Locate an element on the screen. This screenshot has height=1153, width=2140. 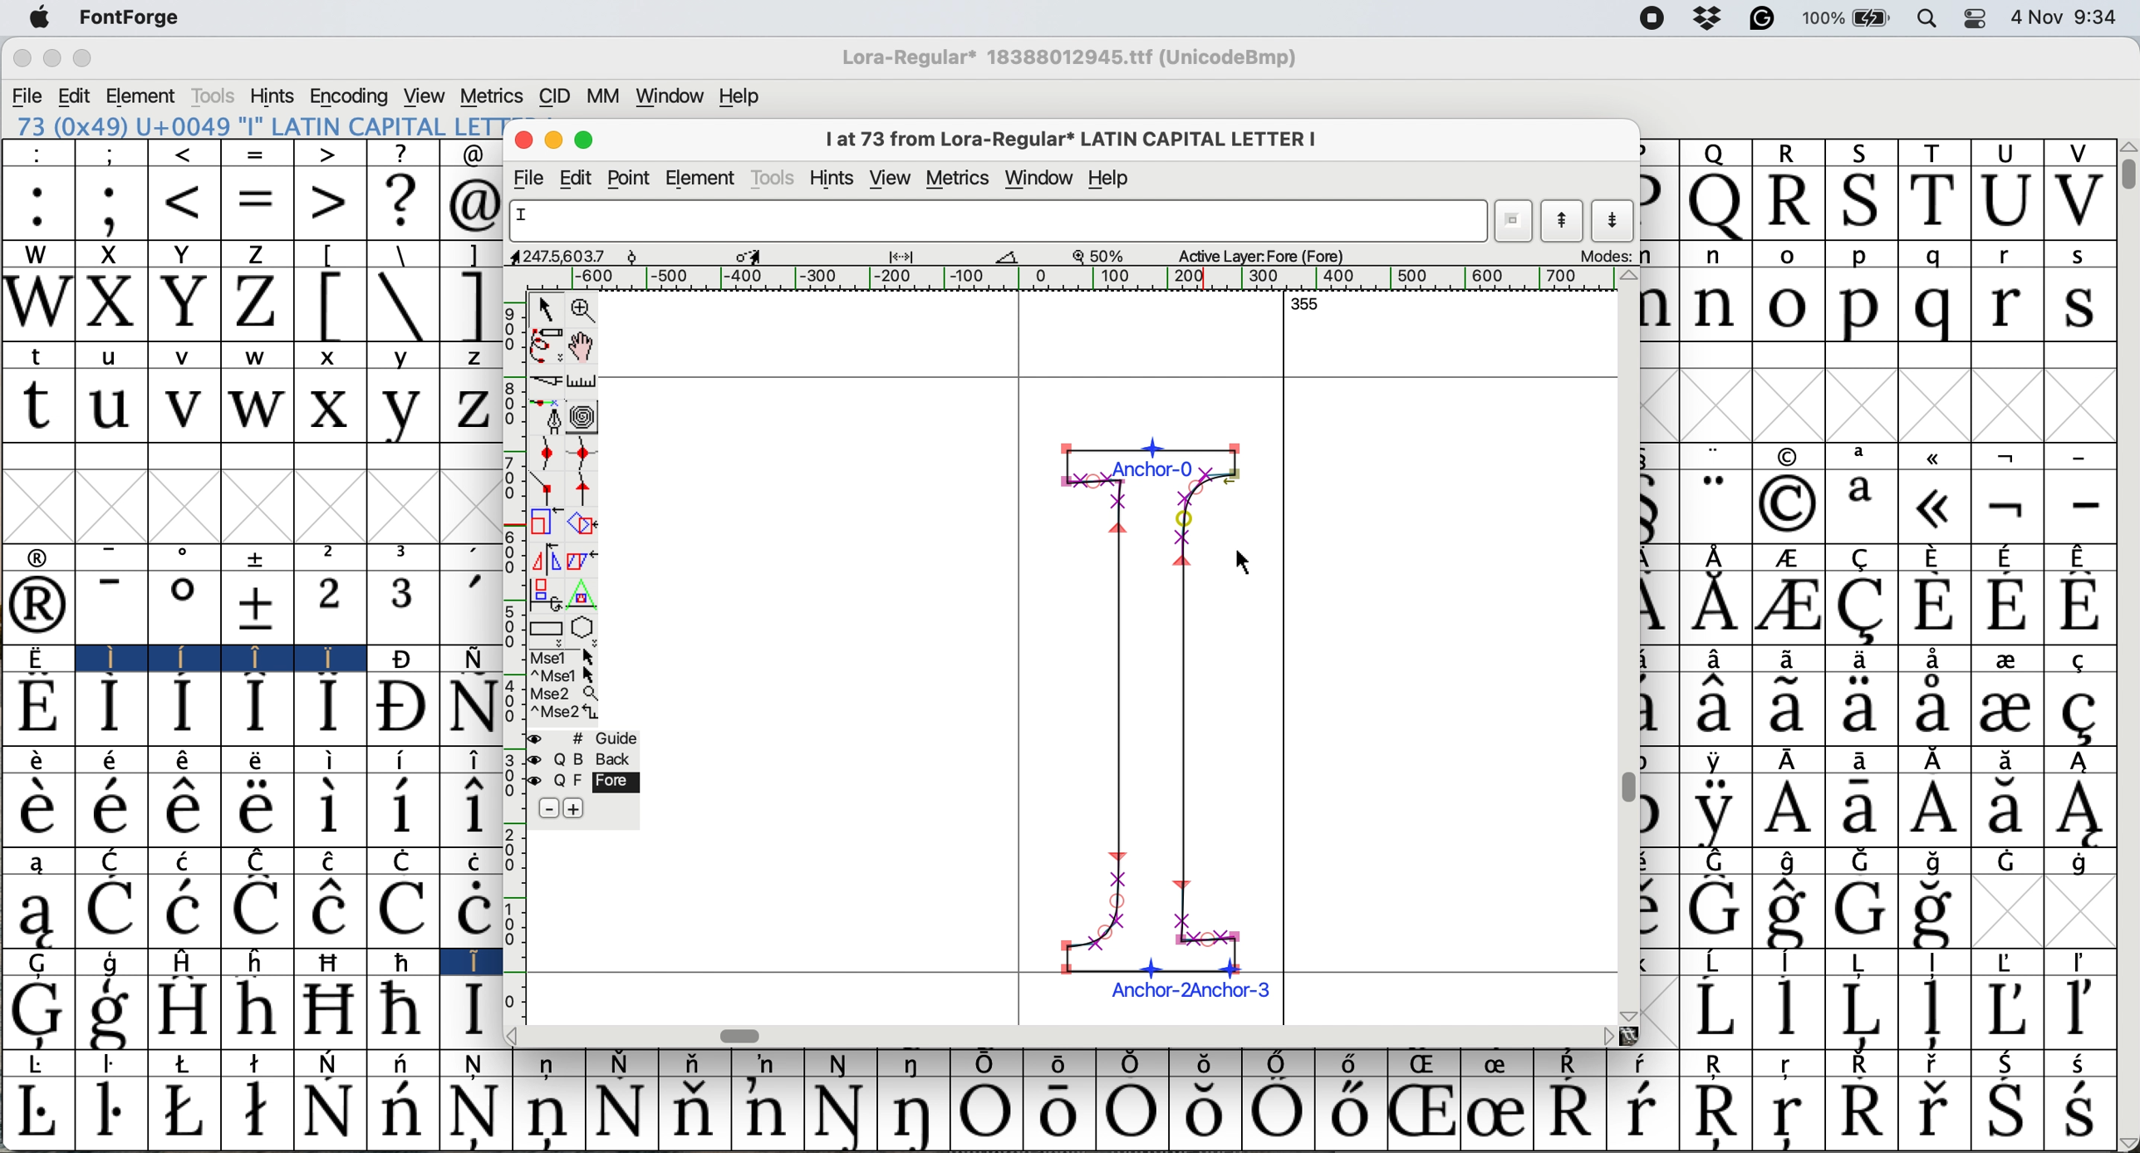
s is located at coordinates (2080, 307).